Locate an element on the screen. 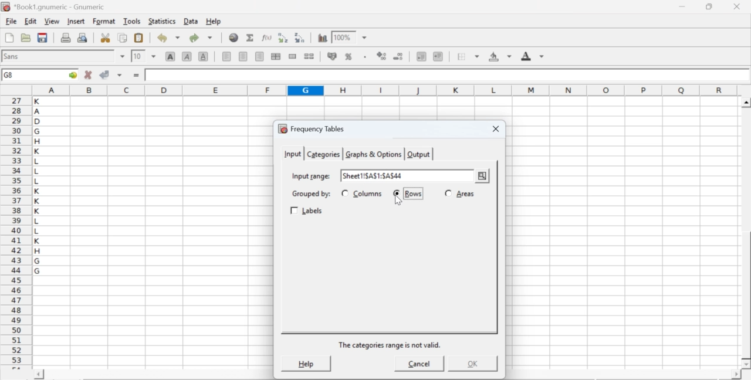  input range: is located at coordinates (310, 175).